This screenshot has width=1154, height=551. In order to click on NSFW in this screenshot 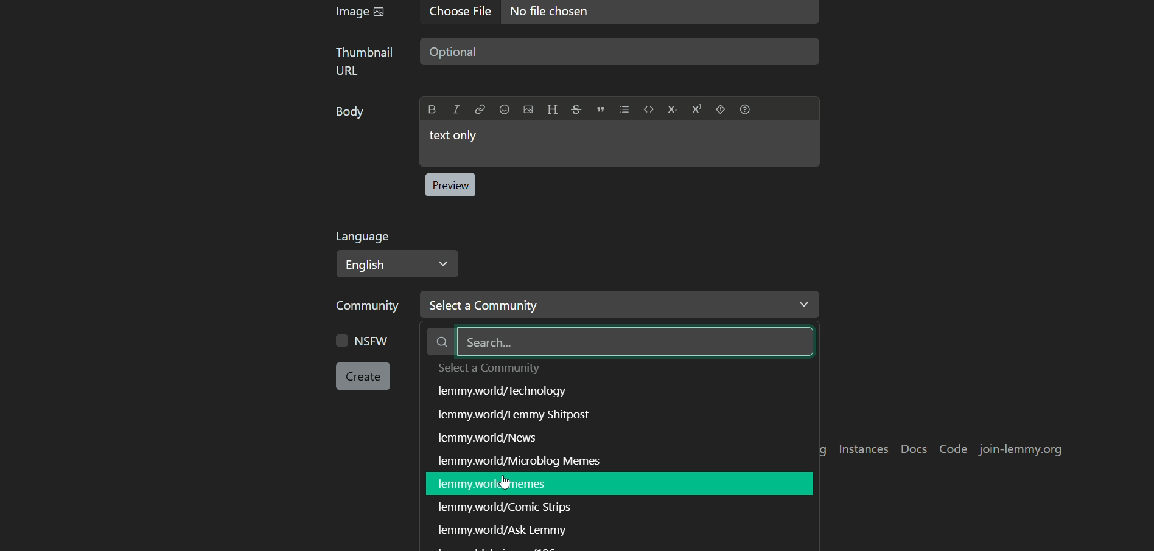, I will do `click(365, 342)`.